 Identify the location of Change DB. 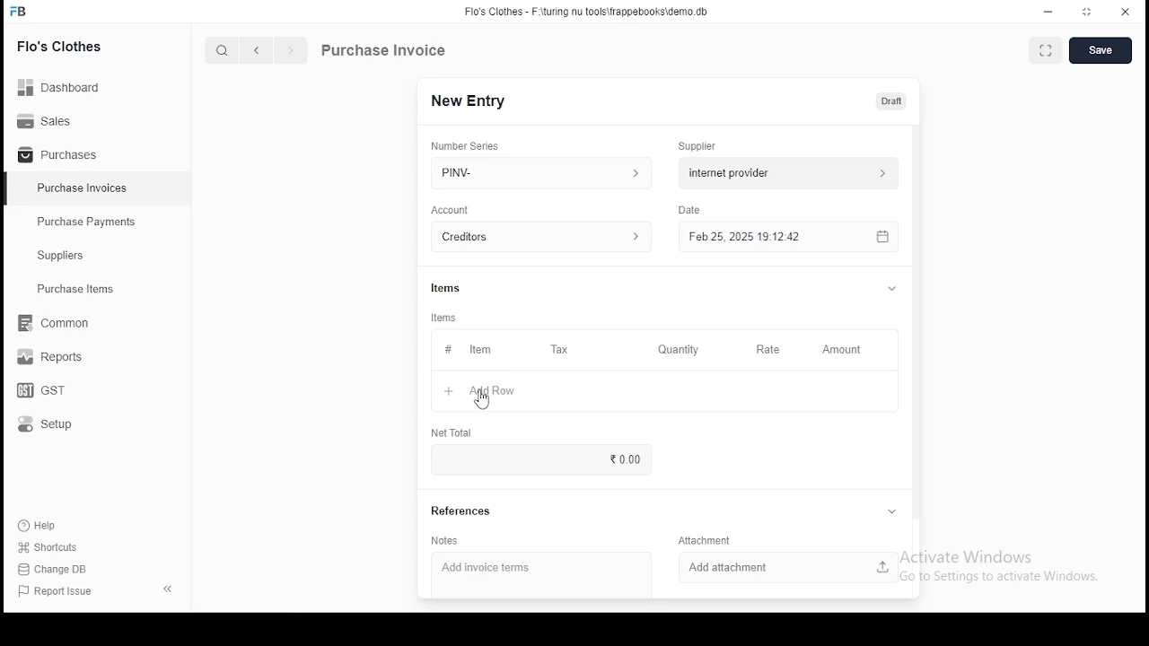
(58, 570).